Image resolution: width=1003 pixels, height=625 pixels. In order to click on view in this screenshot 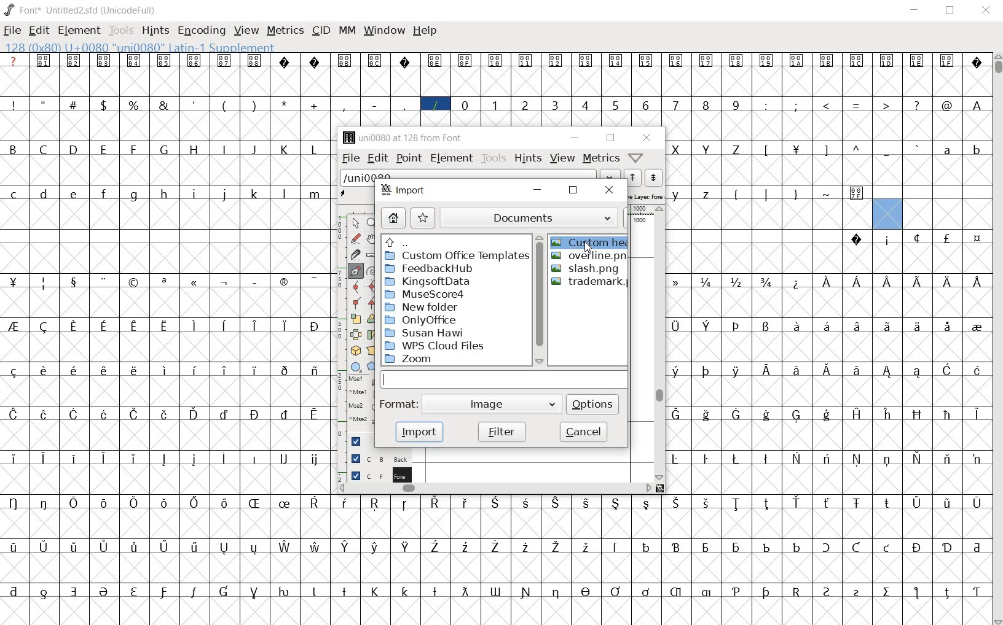, I will do `click(563, 158)`.